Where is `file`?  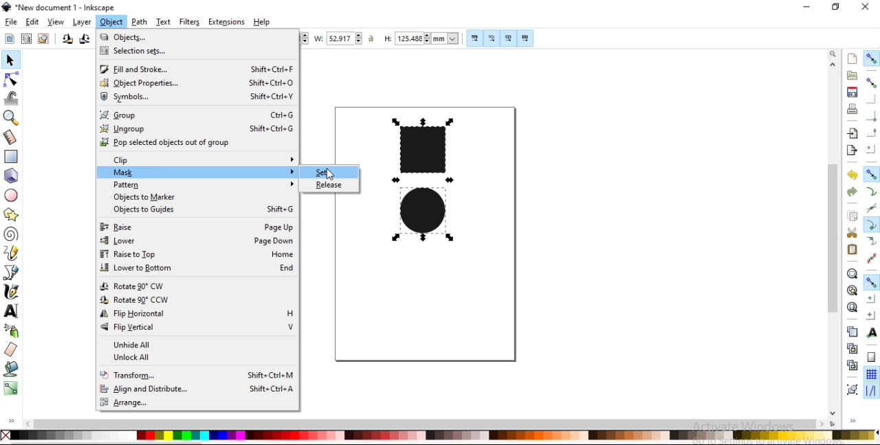
file is located at coordinates (12, 22).